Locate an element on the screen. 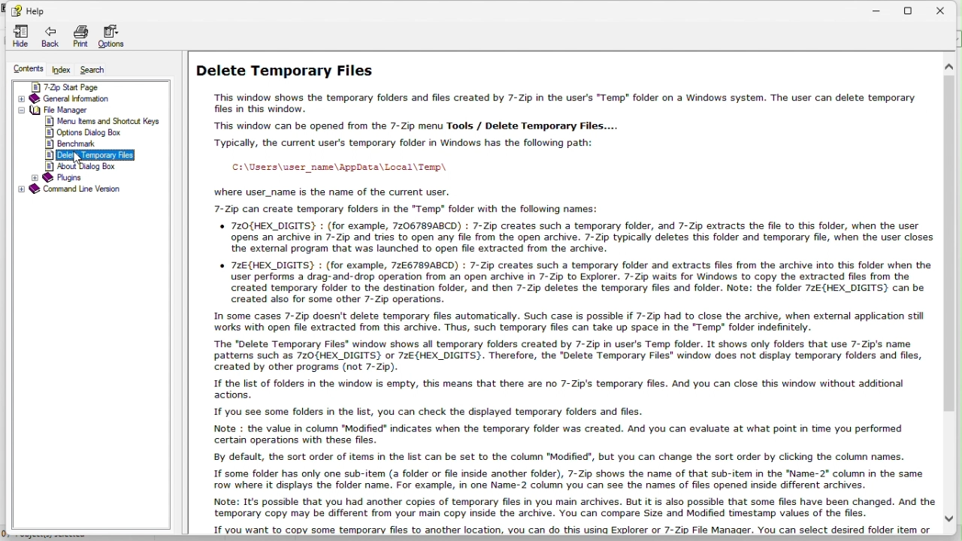 The image size is (962, 541). General information is located at coordinates (83, 97).